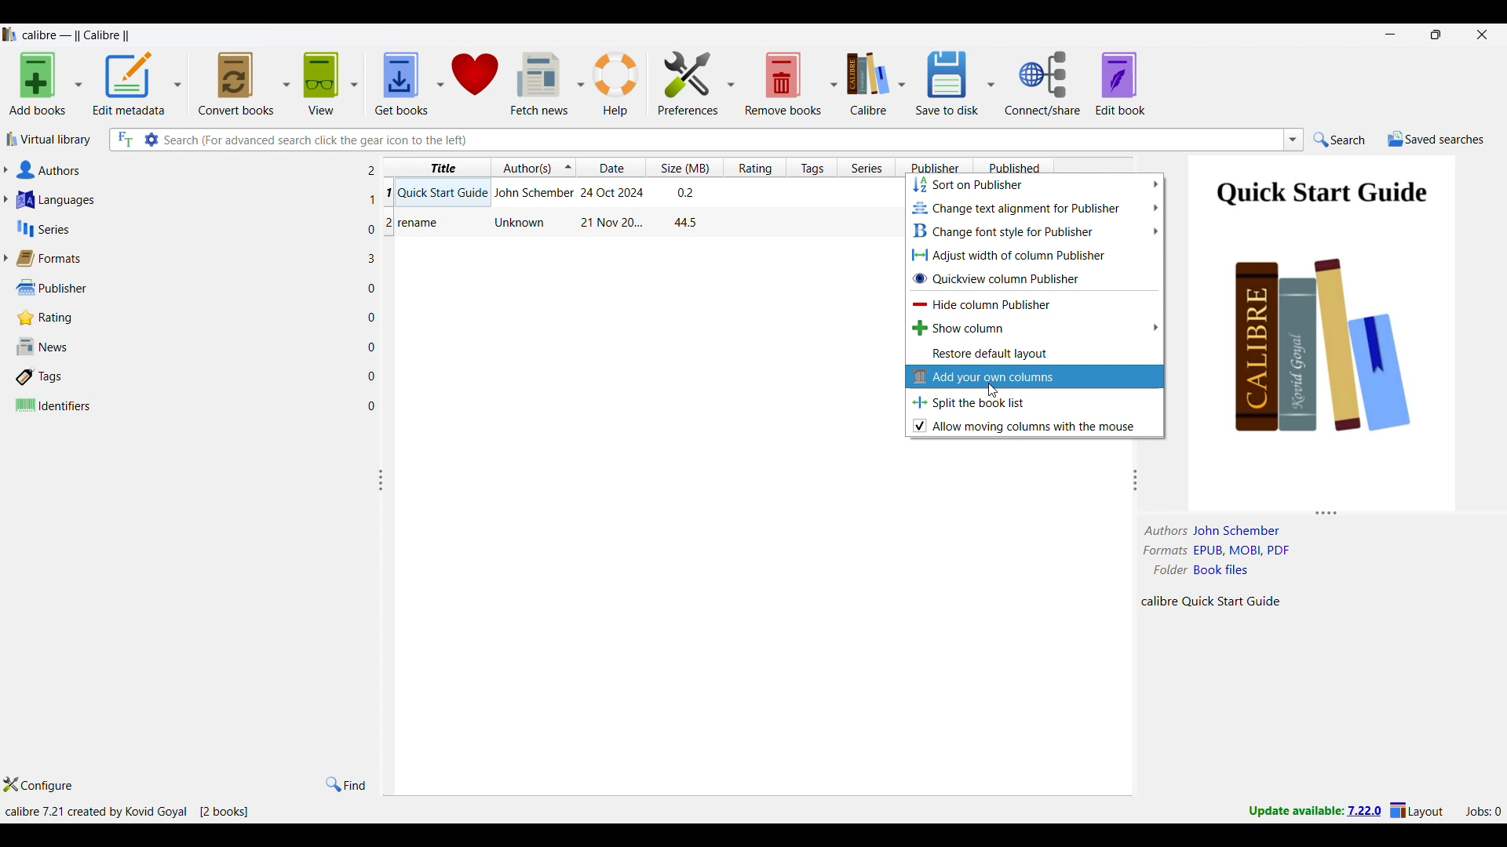  I want to click on Toggle for allow moving columns with the mouse, so click(1034, 426).